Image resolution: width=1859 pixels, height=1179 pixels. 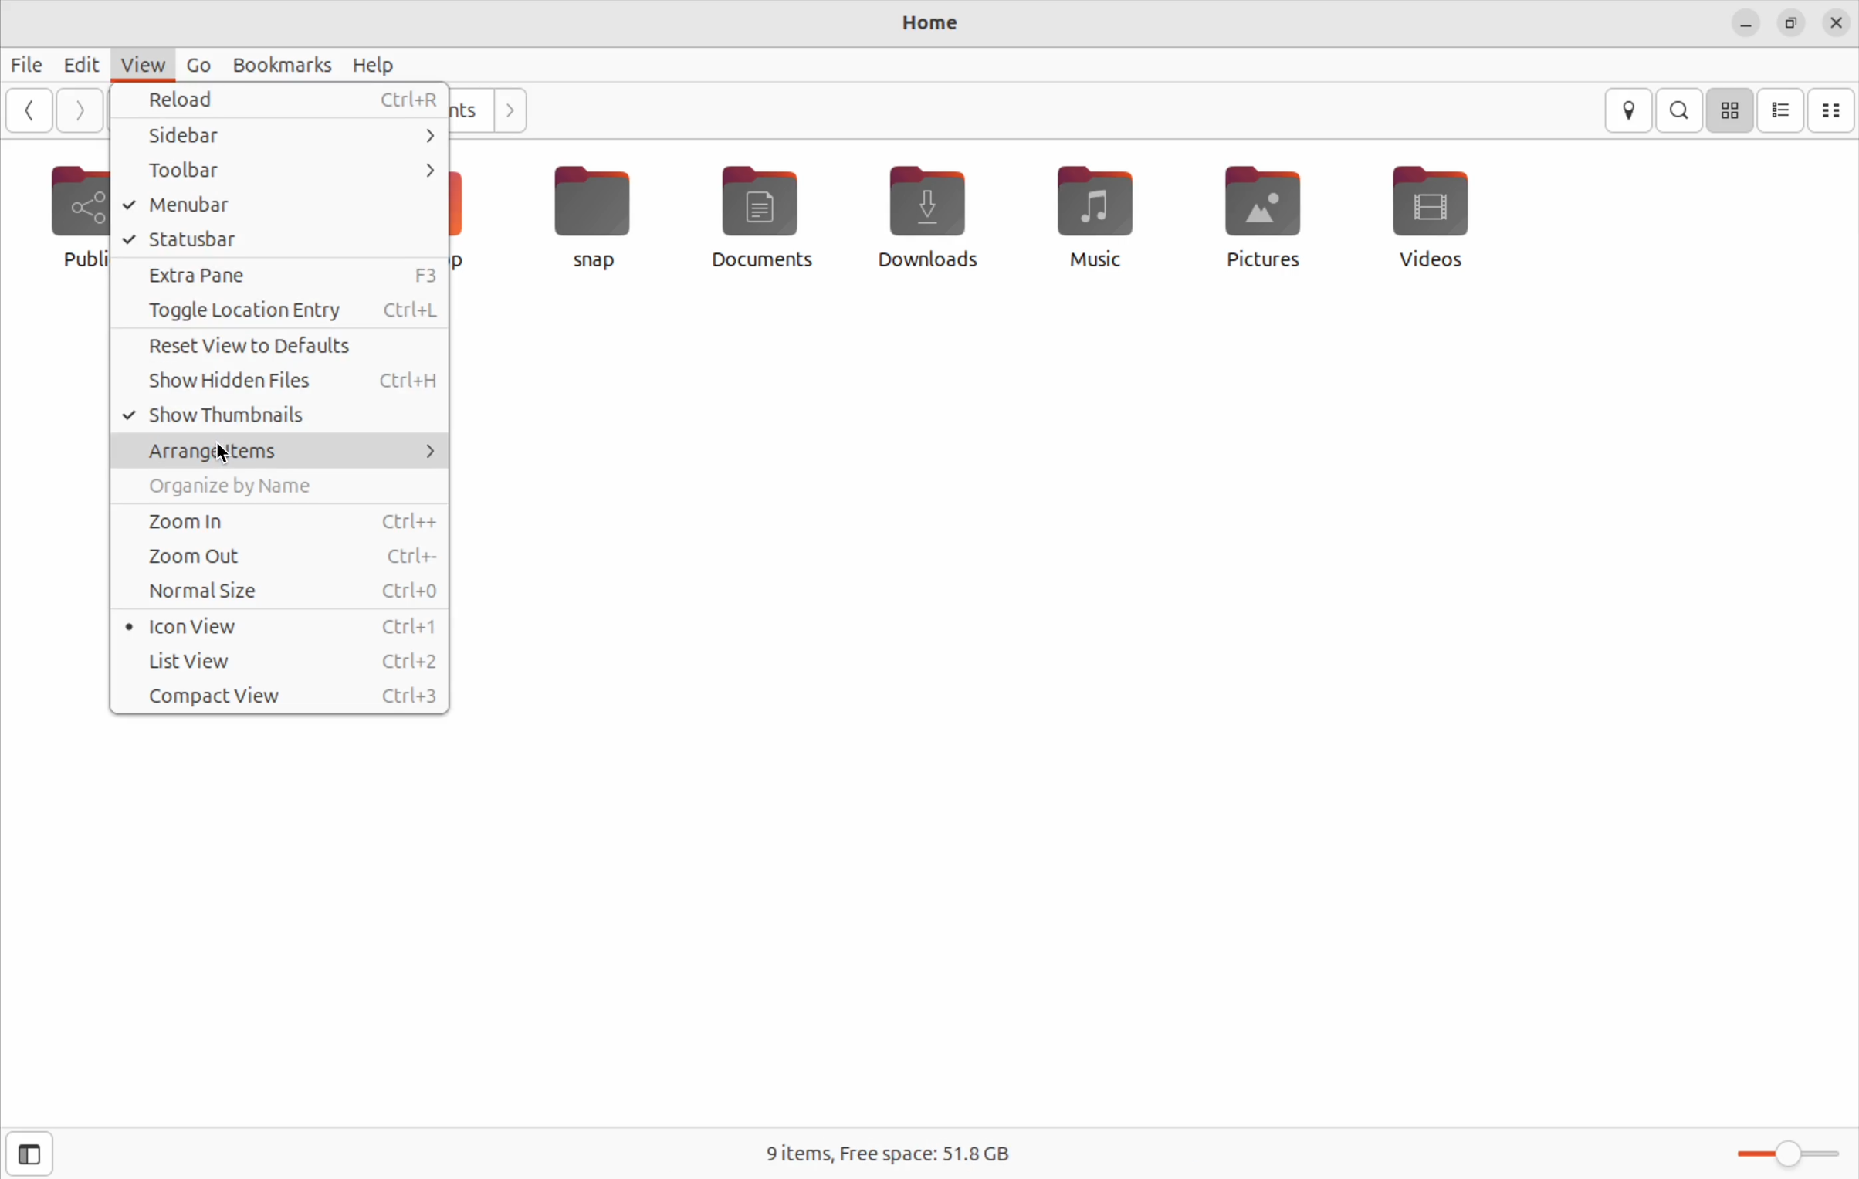 I want to click on minimize, so click(x=1748, y=22).